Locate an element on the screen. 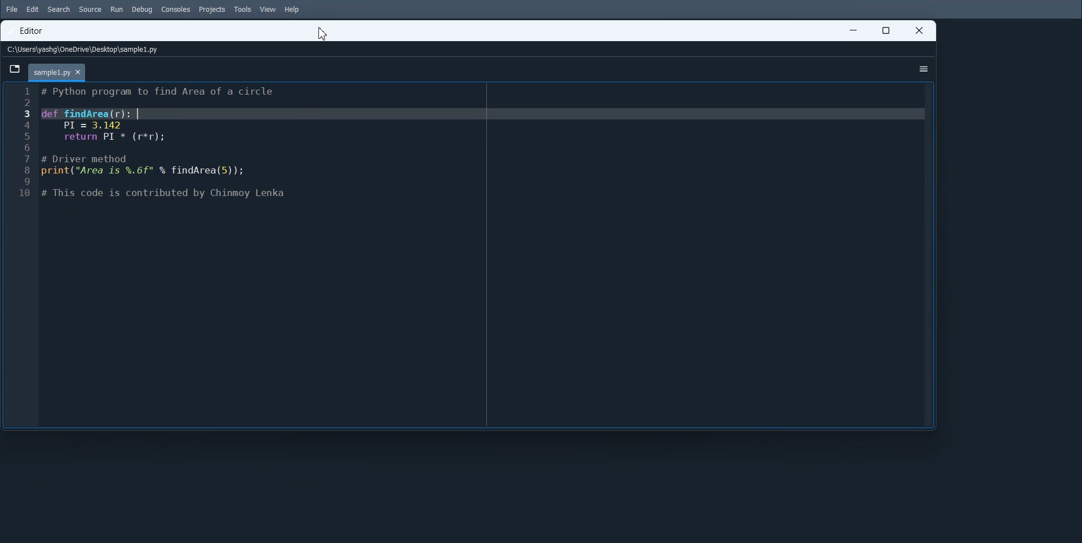 The width and height of the screenshot is (1082, 543). Tools is located at coordinates (243, 9).